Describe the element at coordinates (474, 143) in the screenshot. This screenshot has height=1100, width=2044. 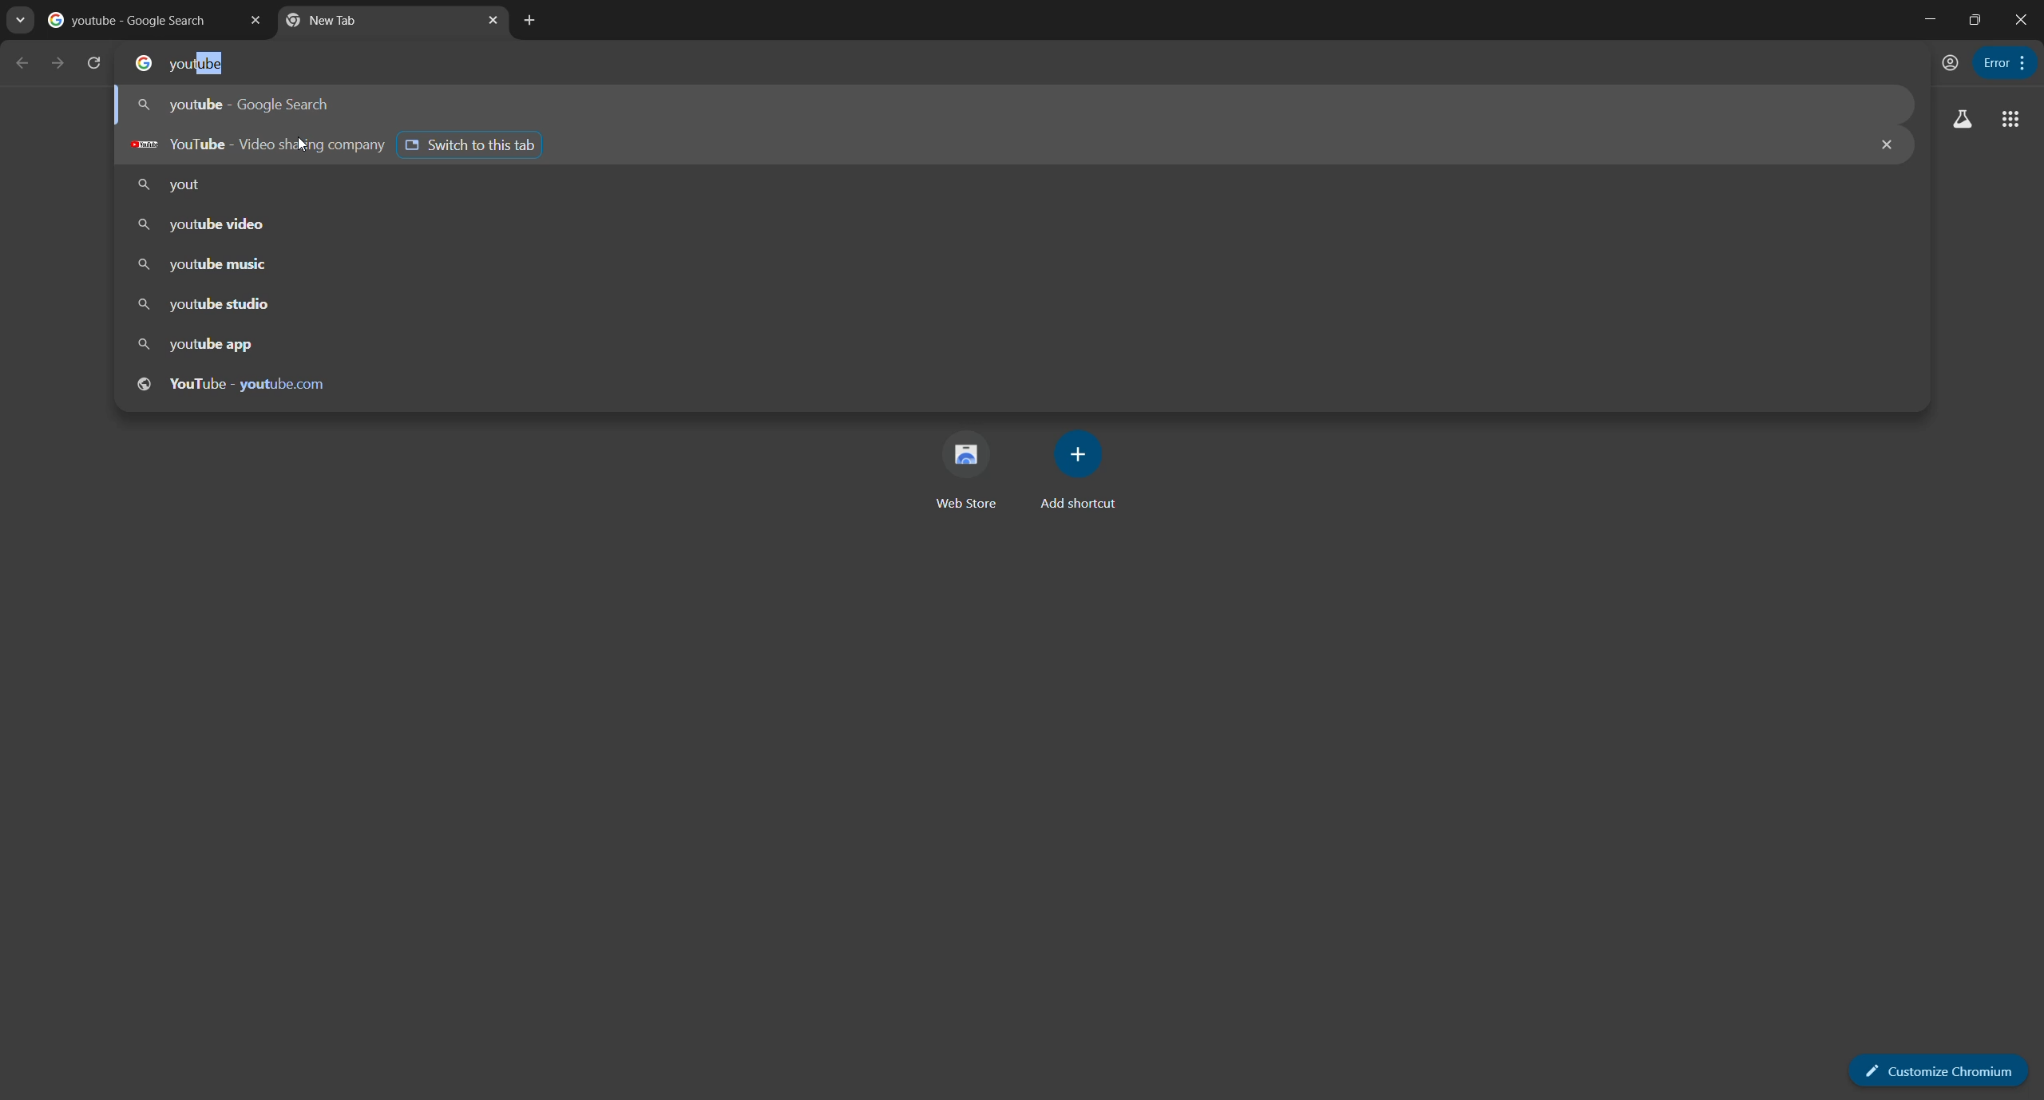
I see `switch to this tab` at that location.